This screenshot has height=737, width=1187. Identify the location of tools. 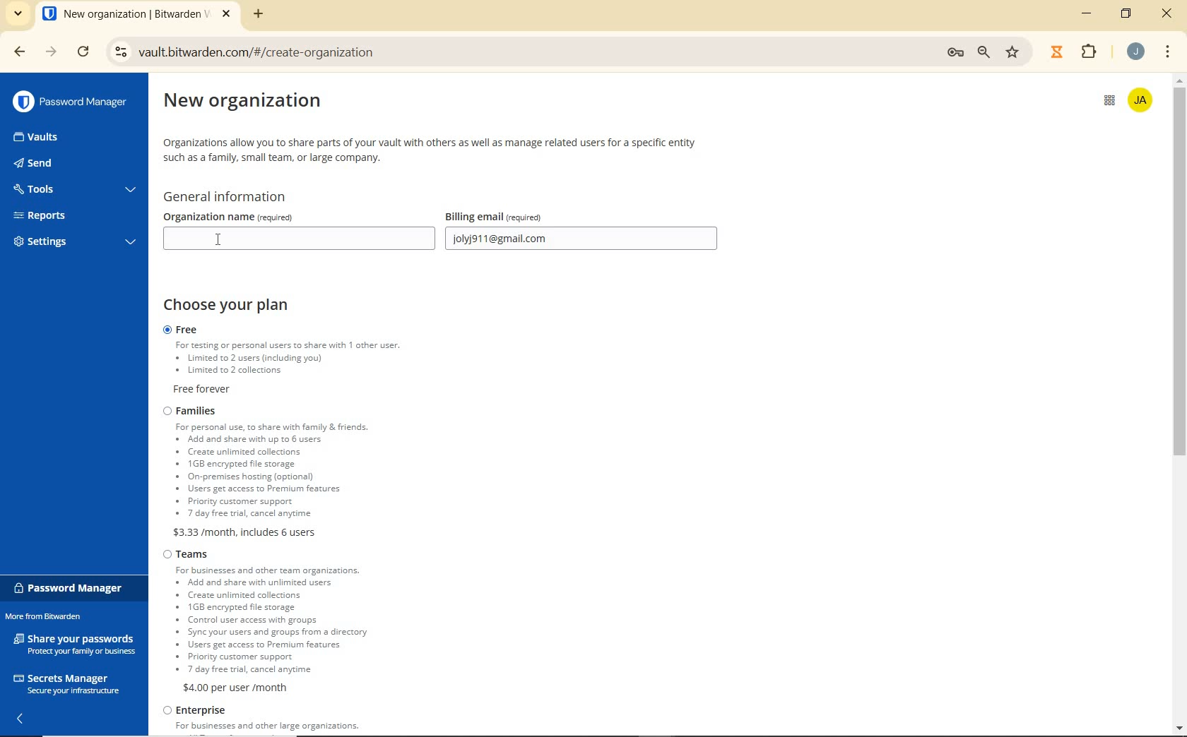
(73, 191).